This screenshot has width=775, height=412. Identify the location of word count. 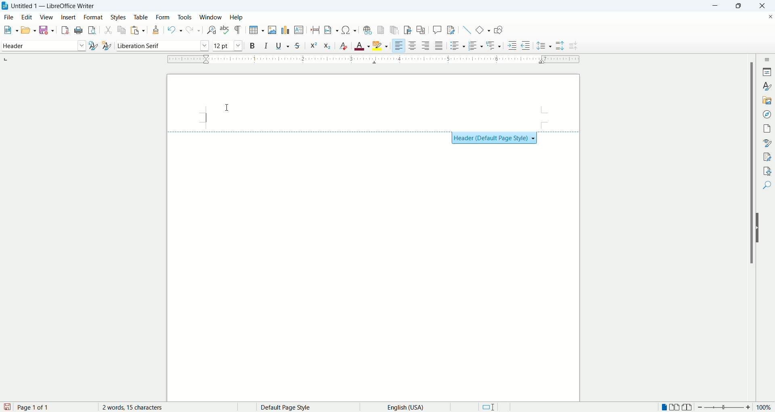
(165, 407).